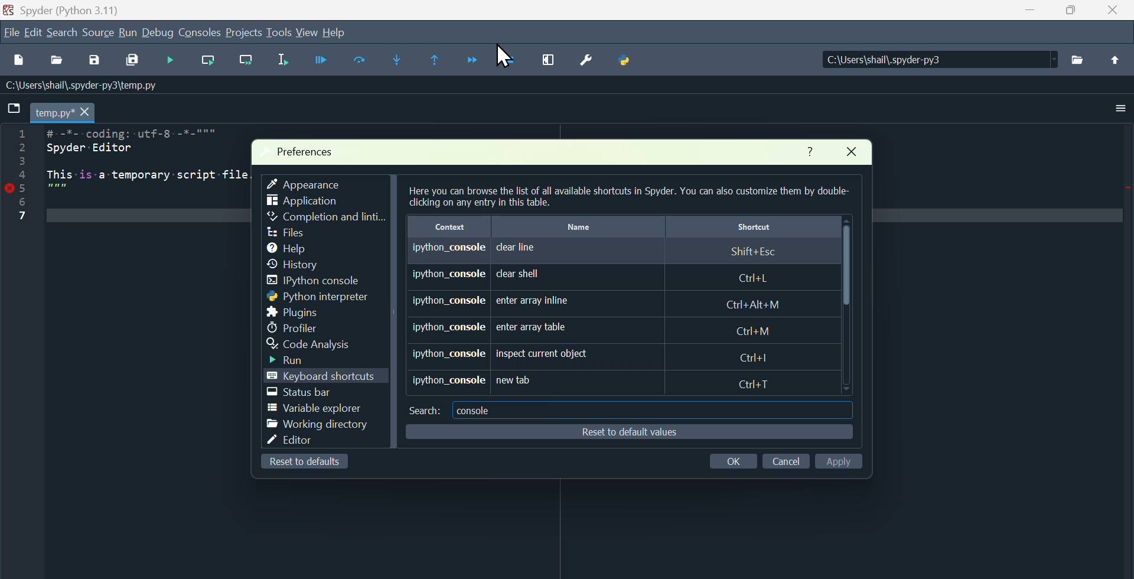 The width and height of the screenshot is (1134, 579). I want to click on Consoles, so click(200, 34).